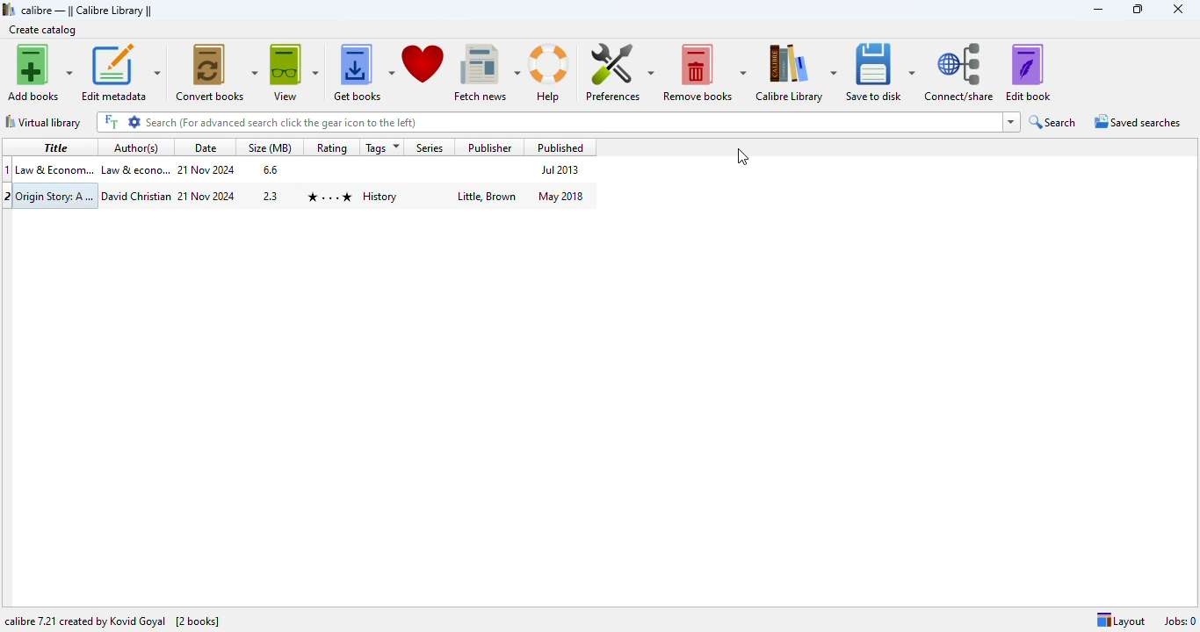 The width and height of the screenshot is (1200, 632). What do you see at coordinates (1178, 9) in the screenshot?
I see `close` at bounding box center [1178, 9].